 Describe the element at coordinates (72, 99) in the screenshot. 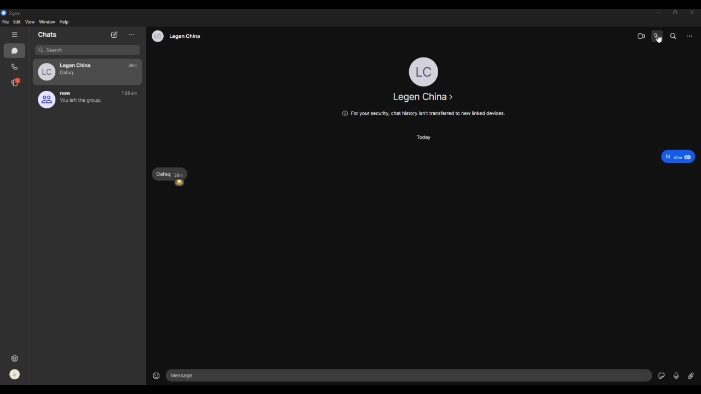

I see `group` at that location.